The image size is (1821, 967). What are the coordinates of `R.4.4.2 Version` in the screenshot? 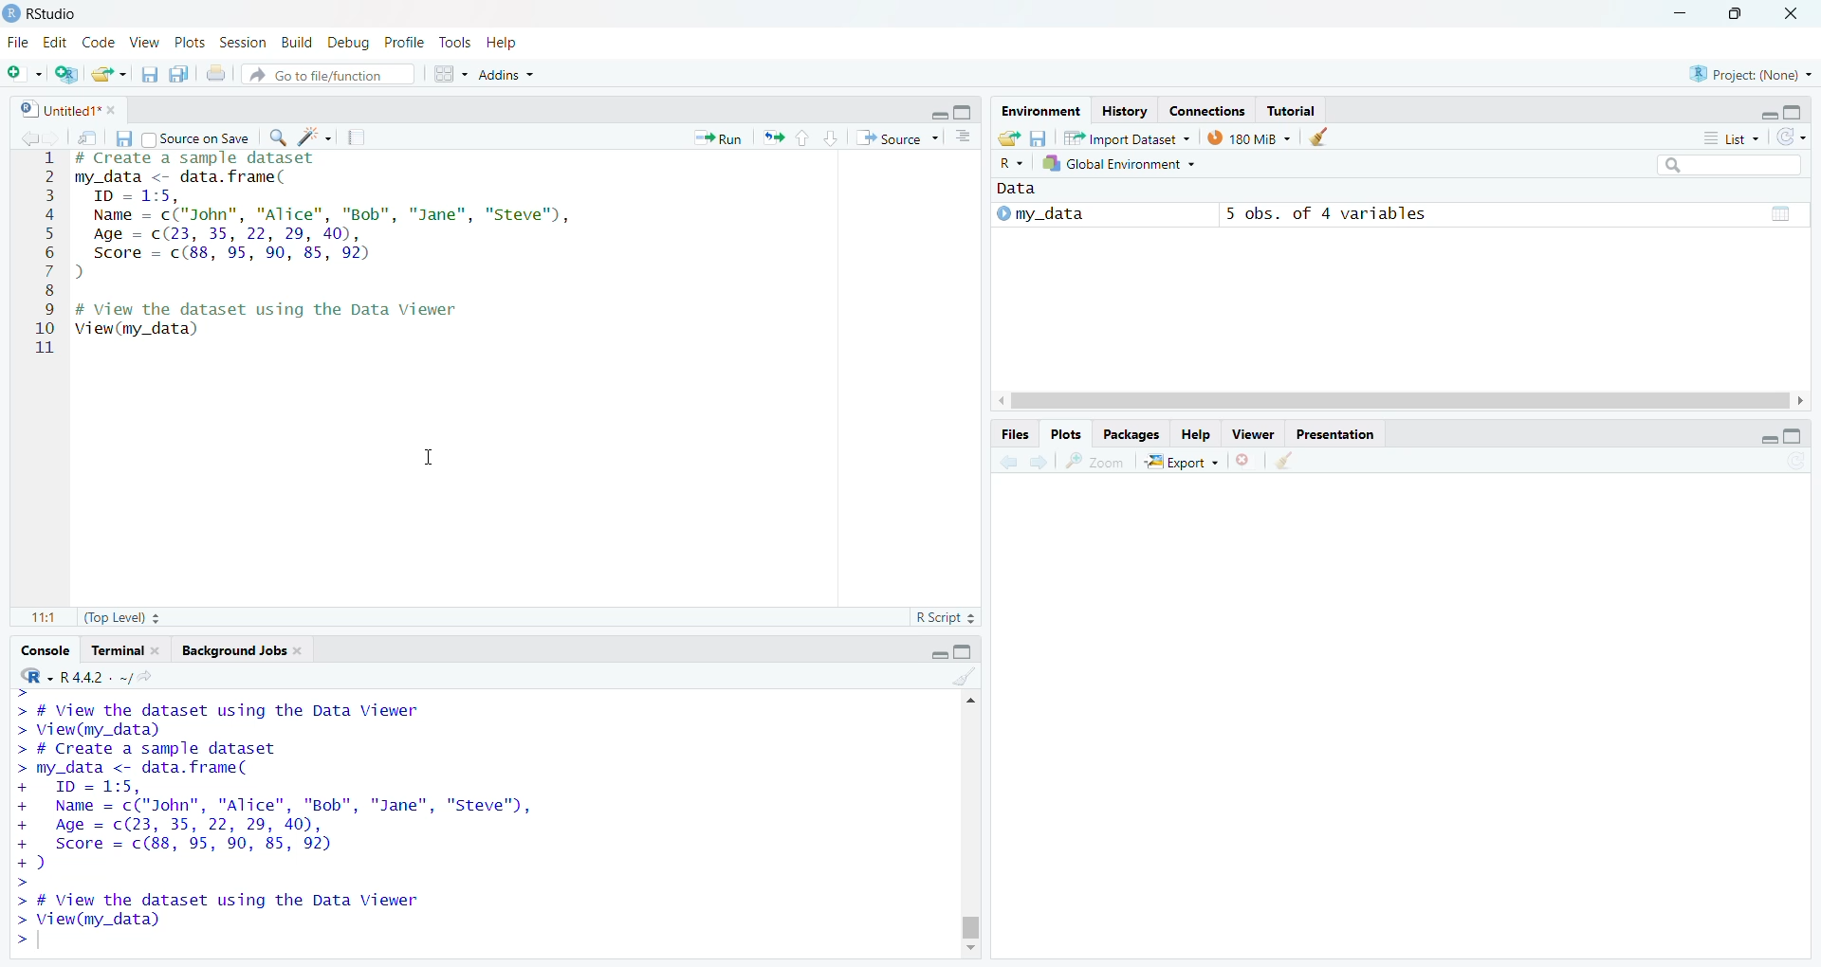 It's located at (90, 675).